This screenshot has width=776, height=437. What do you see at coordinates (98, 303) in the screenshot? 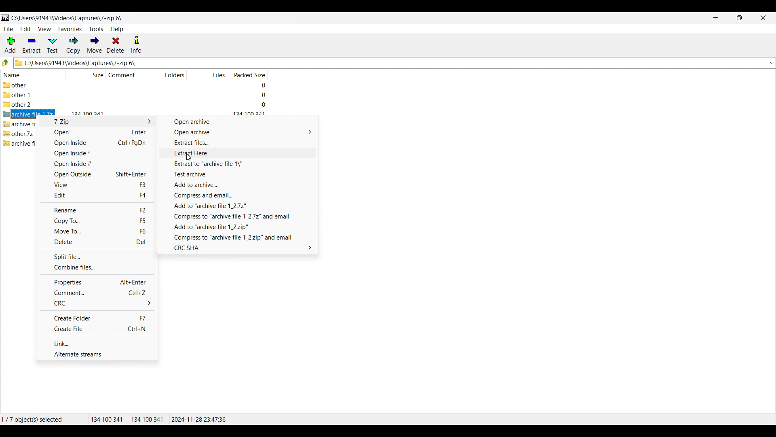
I see `CRC` at bounding box center [98, 303].